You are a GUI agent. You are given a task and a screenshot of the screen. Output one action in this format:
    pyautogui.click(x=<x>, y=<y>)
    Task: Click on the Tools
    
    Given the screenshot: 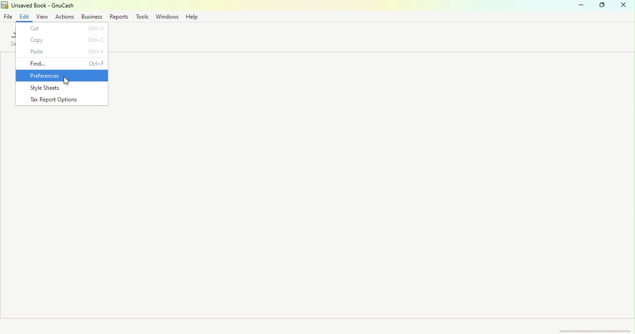 What is the action you would take?
    pyautogui.click(x=142, y=16)
    